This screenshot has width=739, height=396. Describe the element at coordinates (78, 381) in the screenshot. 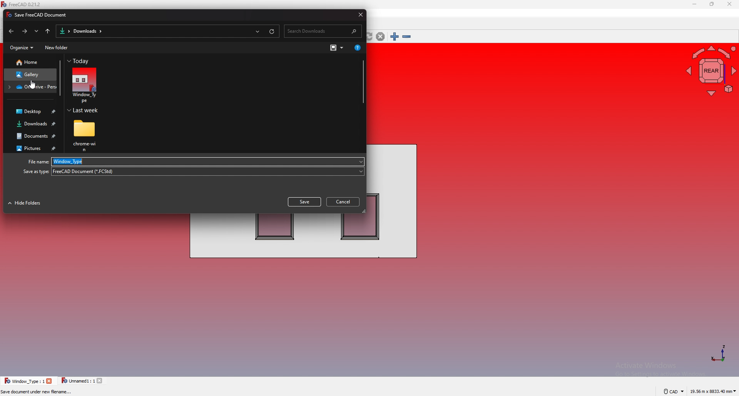

I see `Unnamed1: 1` at that location.